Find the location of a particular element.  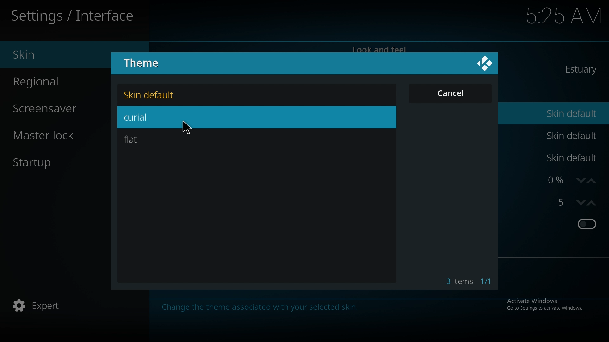

startup is located at coordinates (46, 164).